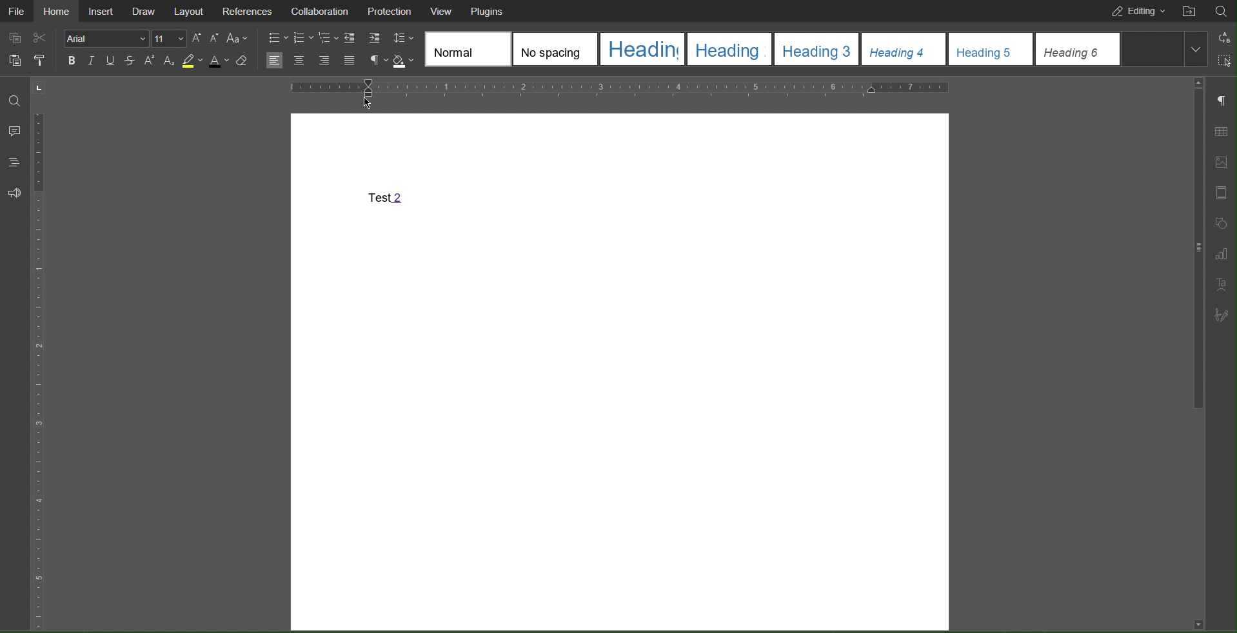 The width and height of the screenshot is (1237, 633). What do you see at coordinates (404, 36) in the screenshot?
I see `Line Spacing` at bounding box center [404, 36].